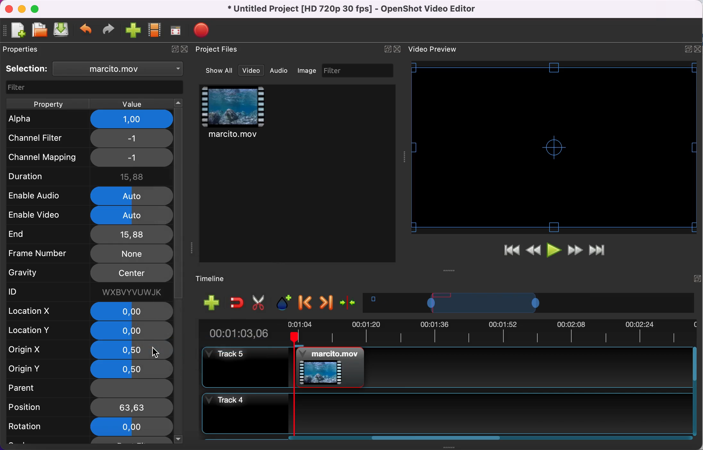  What do you see at coordinates (349, 302) in the screenshot?
I see `center the timeline` at bounding box center [349, 302].